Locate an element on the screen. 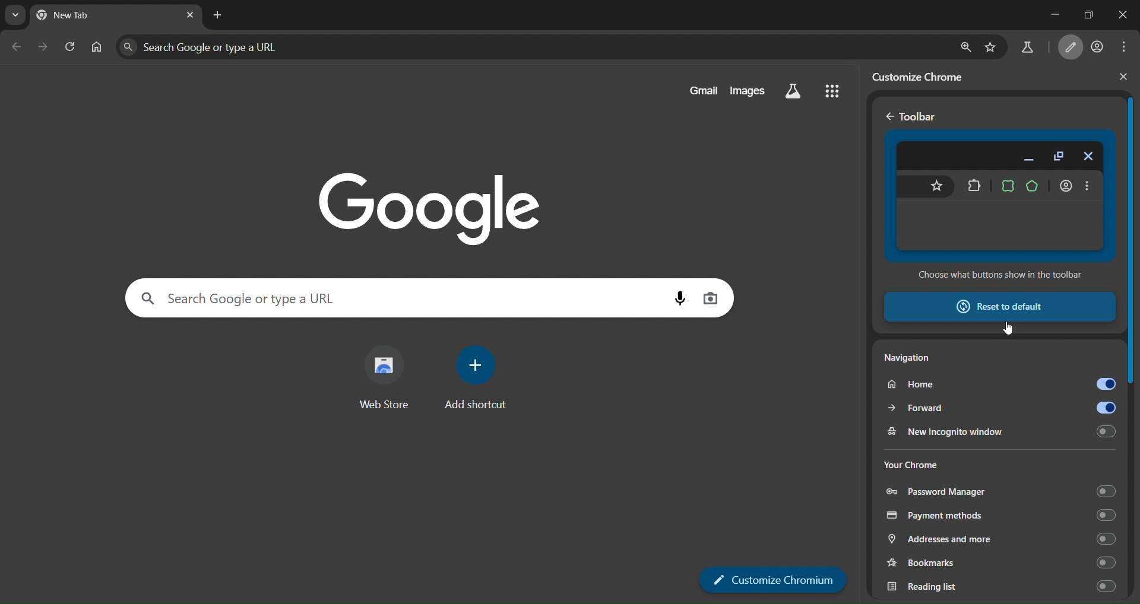 The width and height of the screenshot is (1140, 604). reset to default is located at coordinates (997, 307).